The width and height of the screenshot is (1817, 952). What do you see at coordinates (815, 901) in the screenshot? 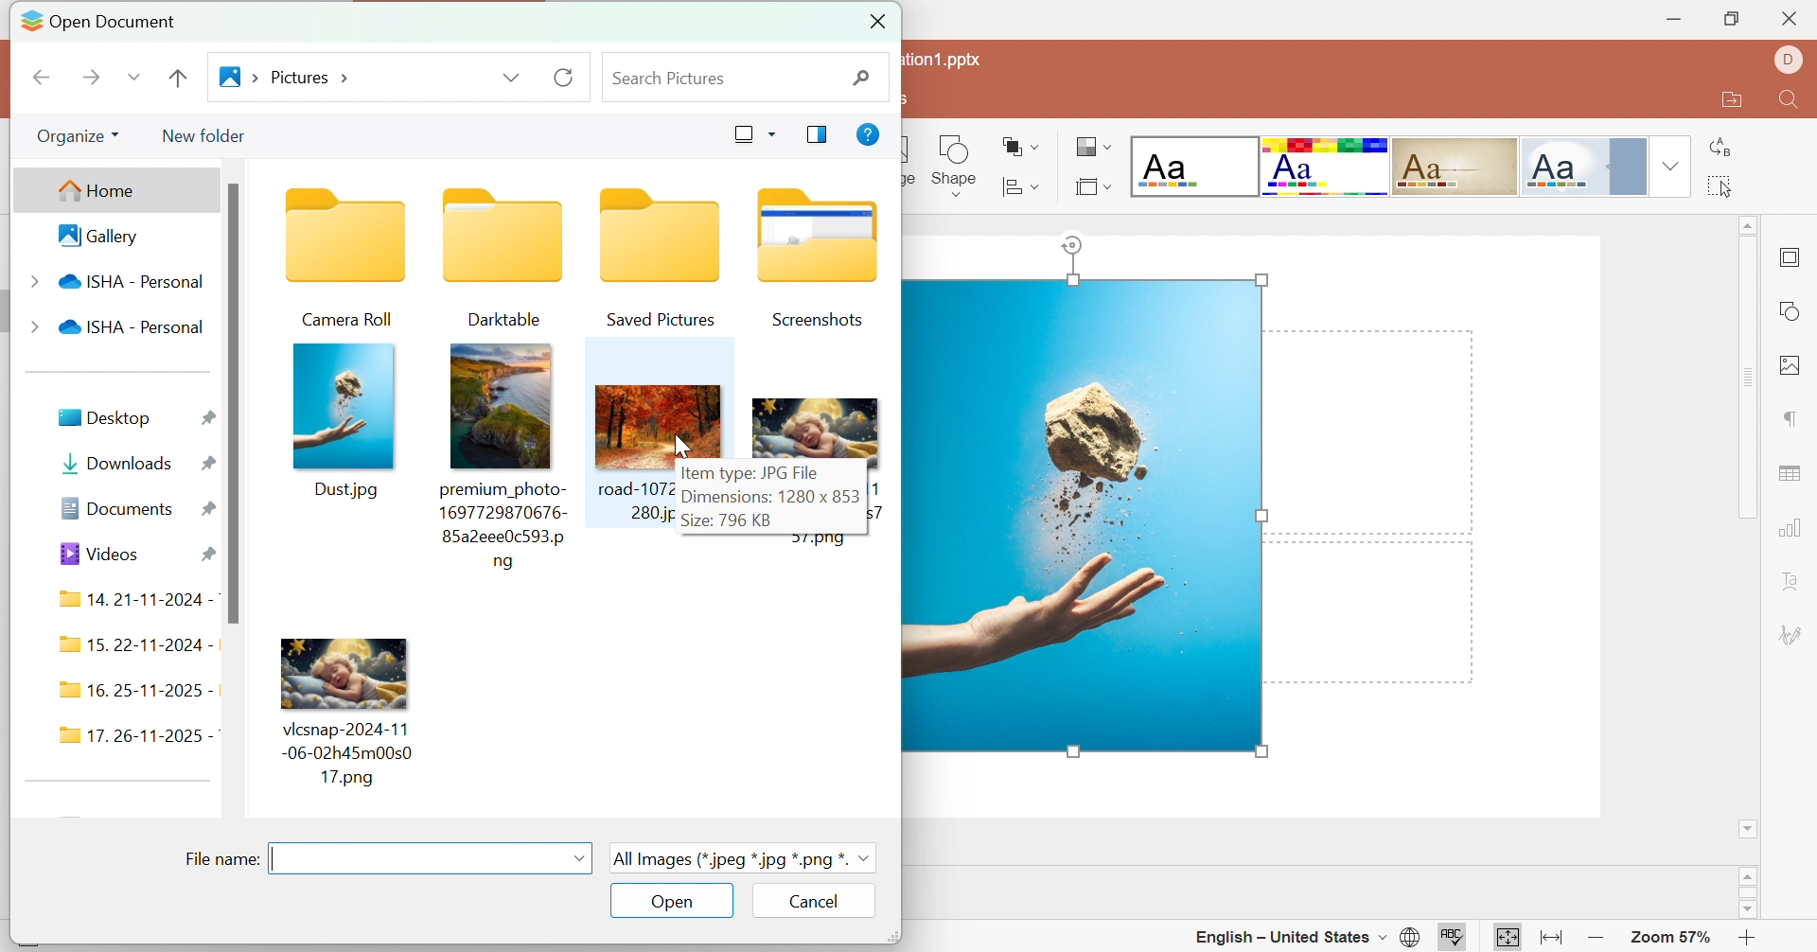
I see `Cancel` at bounding box center [815, 901].